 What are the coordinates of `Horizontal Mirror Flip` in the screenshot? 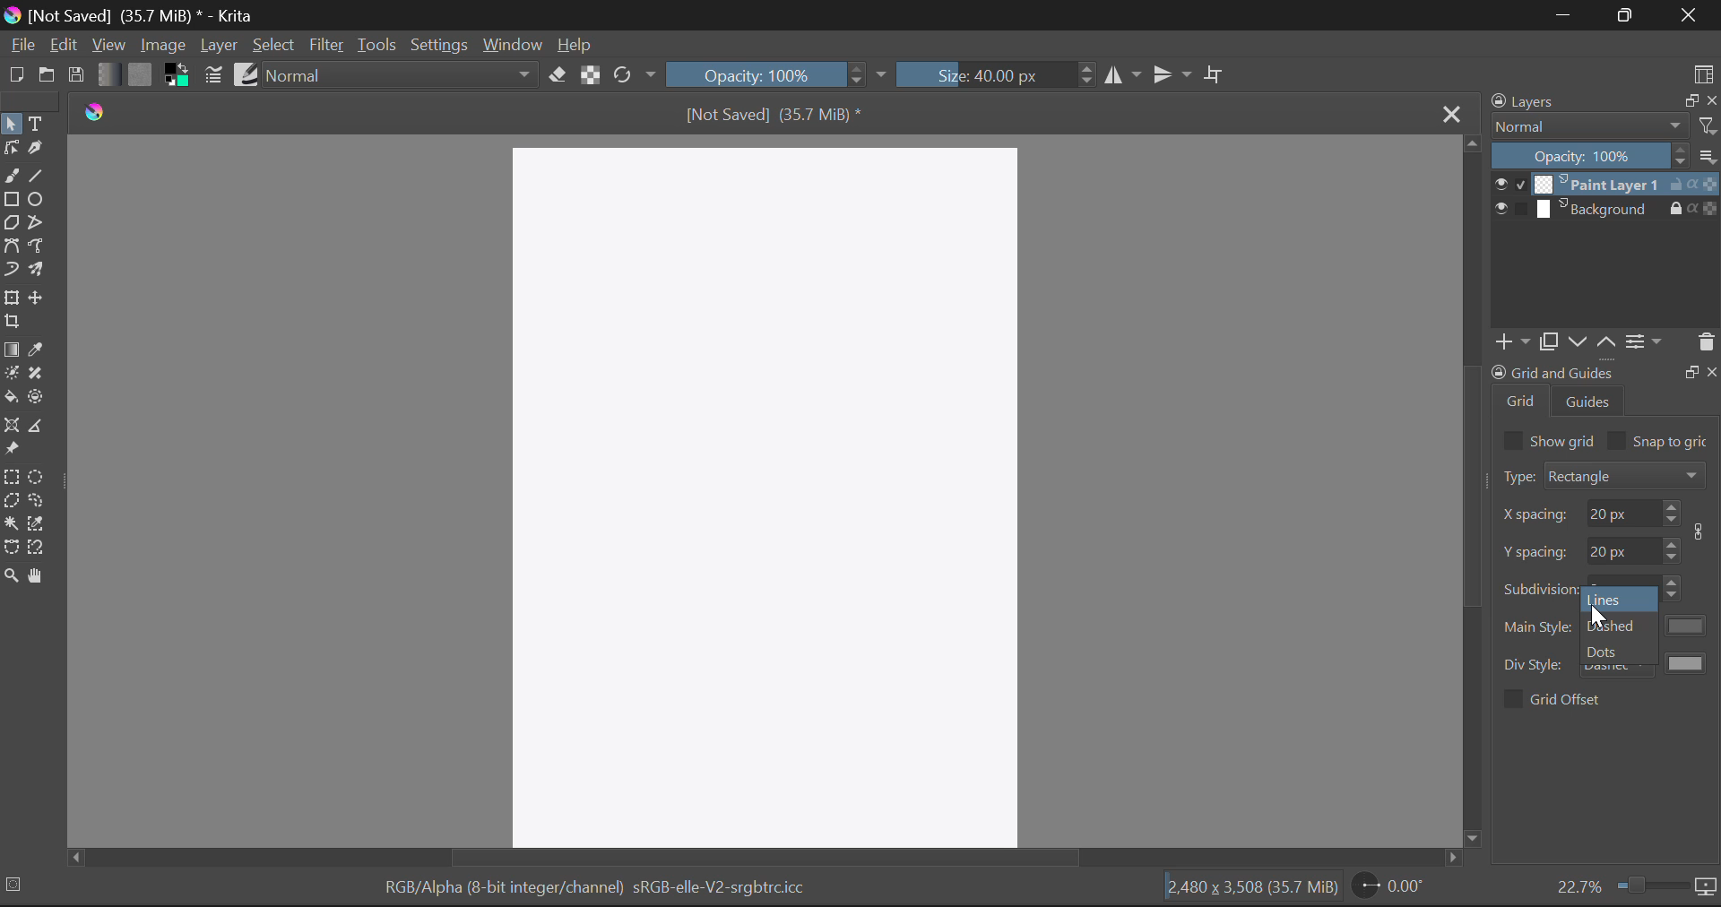 It's located at (1176, 75).